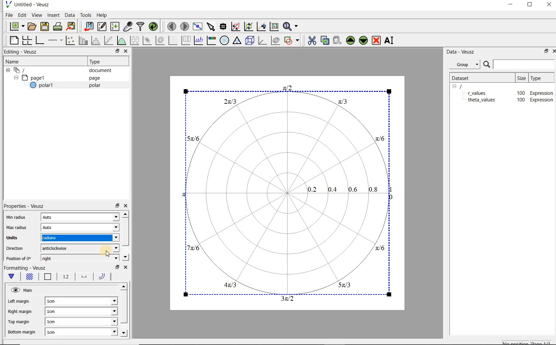 This screenshot has height=345, width=556. What do you see at coordinates (350, 40) in the screenshot?
I see `Move the selected widget up` at bounding box center [350, 40].